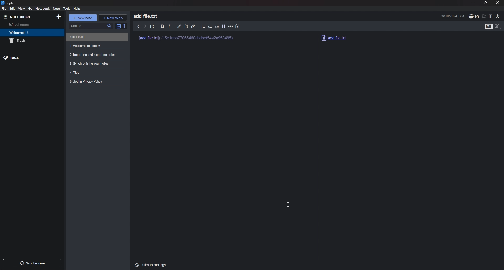 Image resolution: width=504 pixels, height=270 pixels. What do you see at coordinates (113, 18) in the screenshot?
I see `new todo` at bounding box center [113, 18].